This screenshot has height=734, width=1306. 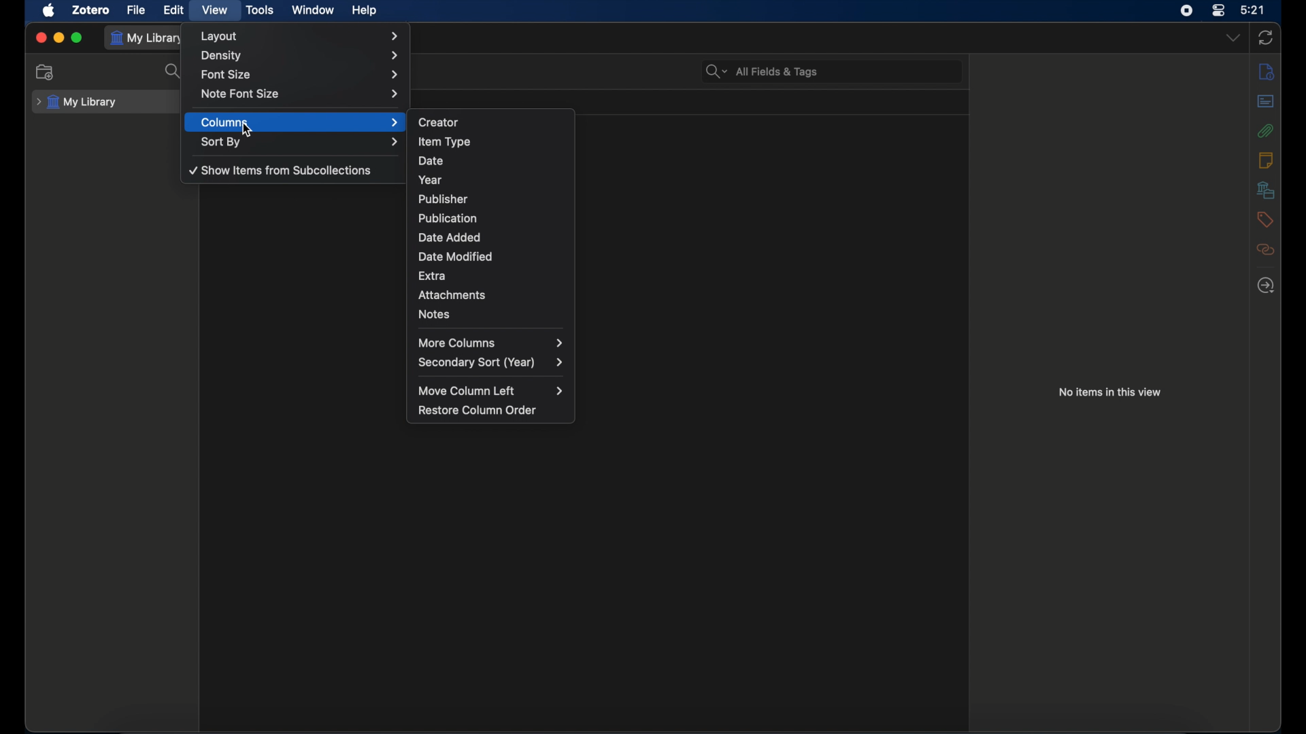 What do you see at coordinates (491, 391) in the screenshot?
I see `move column left` at bounding box center [491, 391].